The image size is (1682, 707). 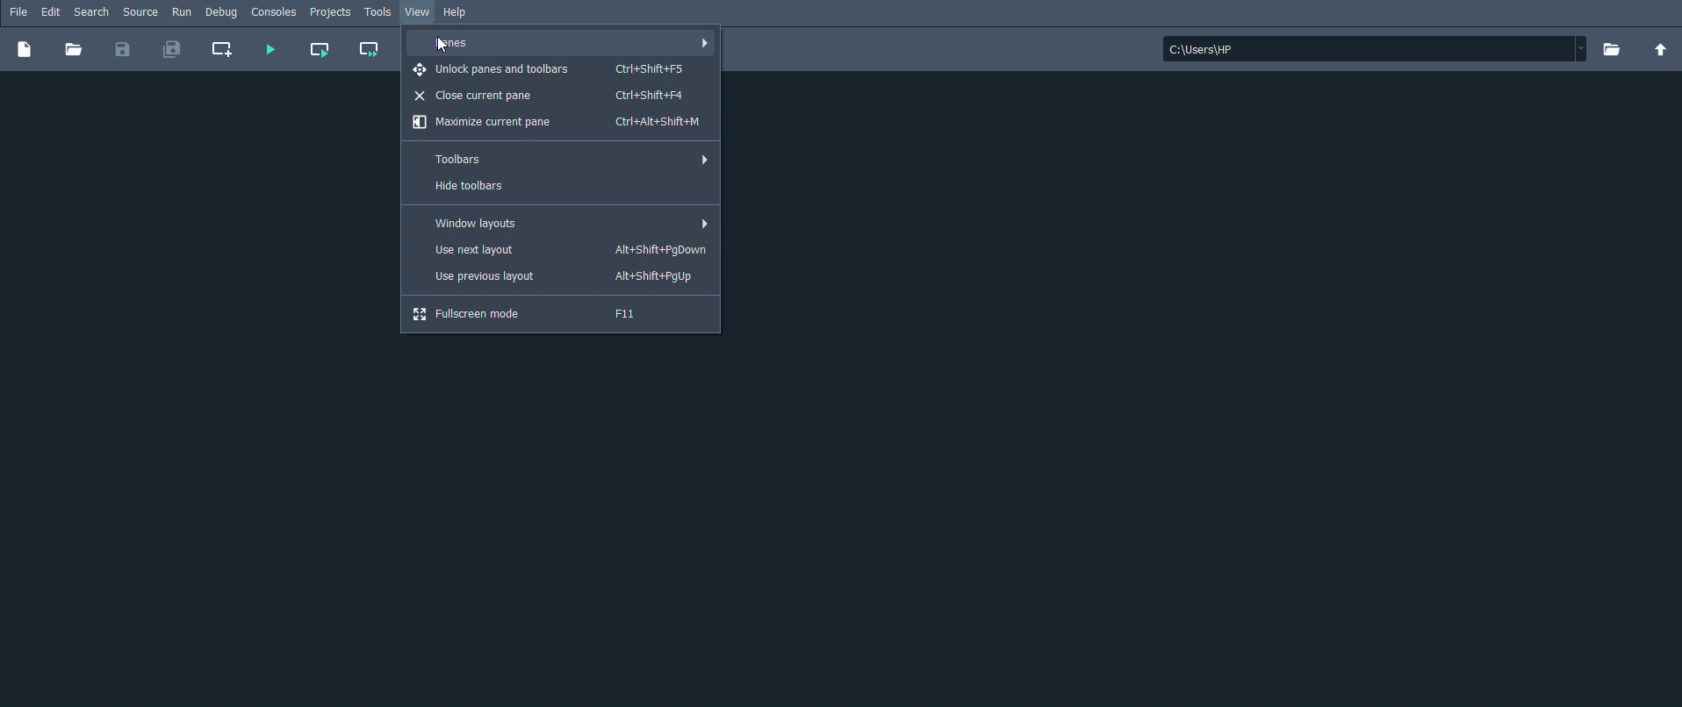 What do you see at coordinates (221, 11) in the screenshot?
I see `Debug` at bounding box center [221, 11].